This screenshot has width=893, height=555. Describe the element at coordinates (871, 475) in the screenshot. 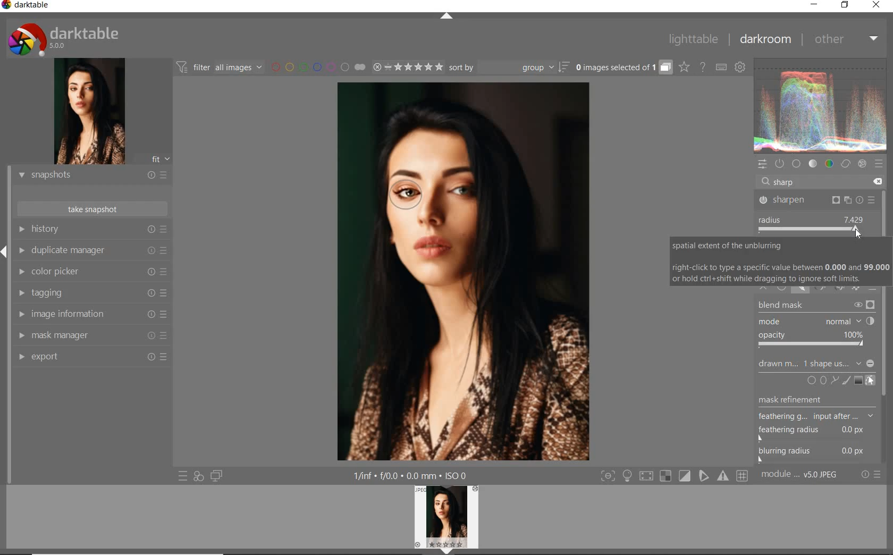

I see `reset or presets and preferences` at that location.